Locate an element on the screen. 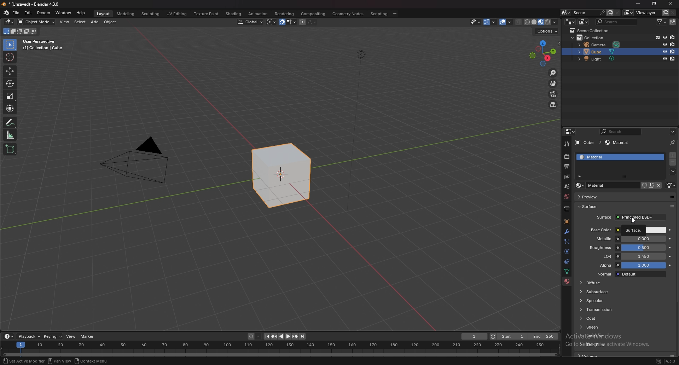 The image size is (679, 365). texture paint is located at coordinates (205, 14).